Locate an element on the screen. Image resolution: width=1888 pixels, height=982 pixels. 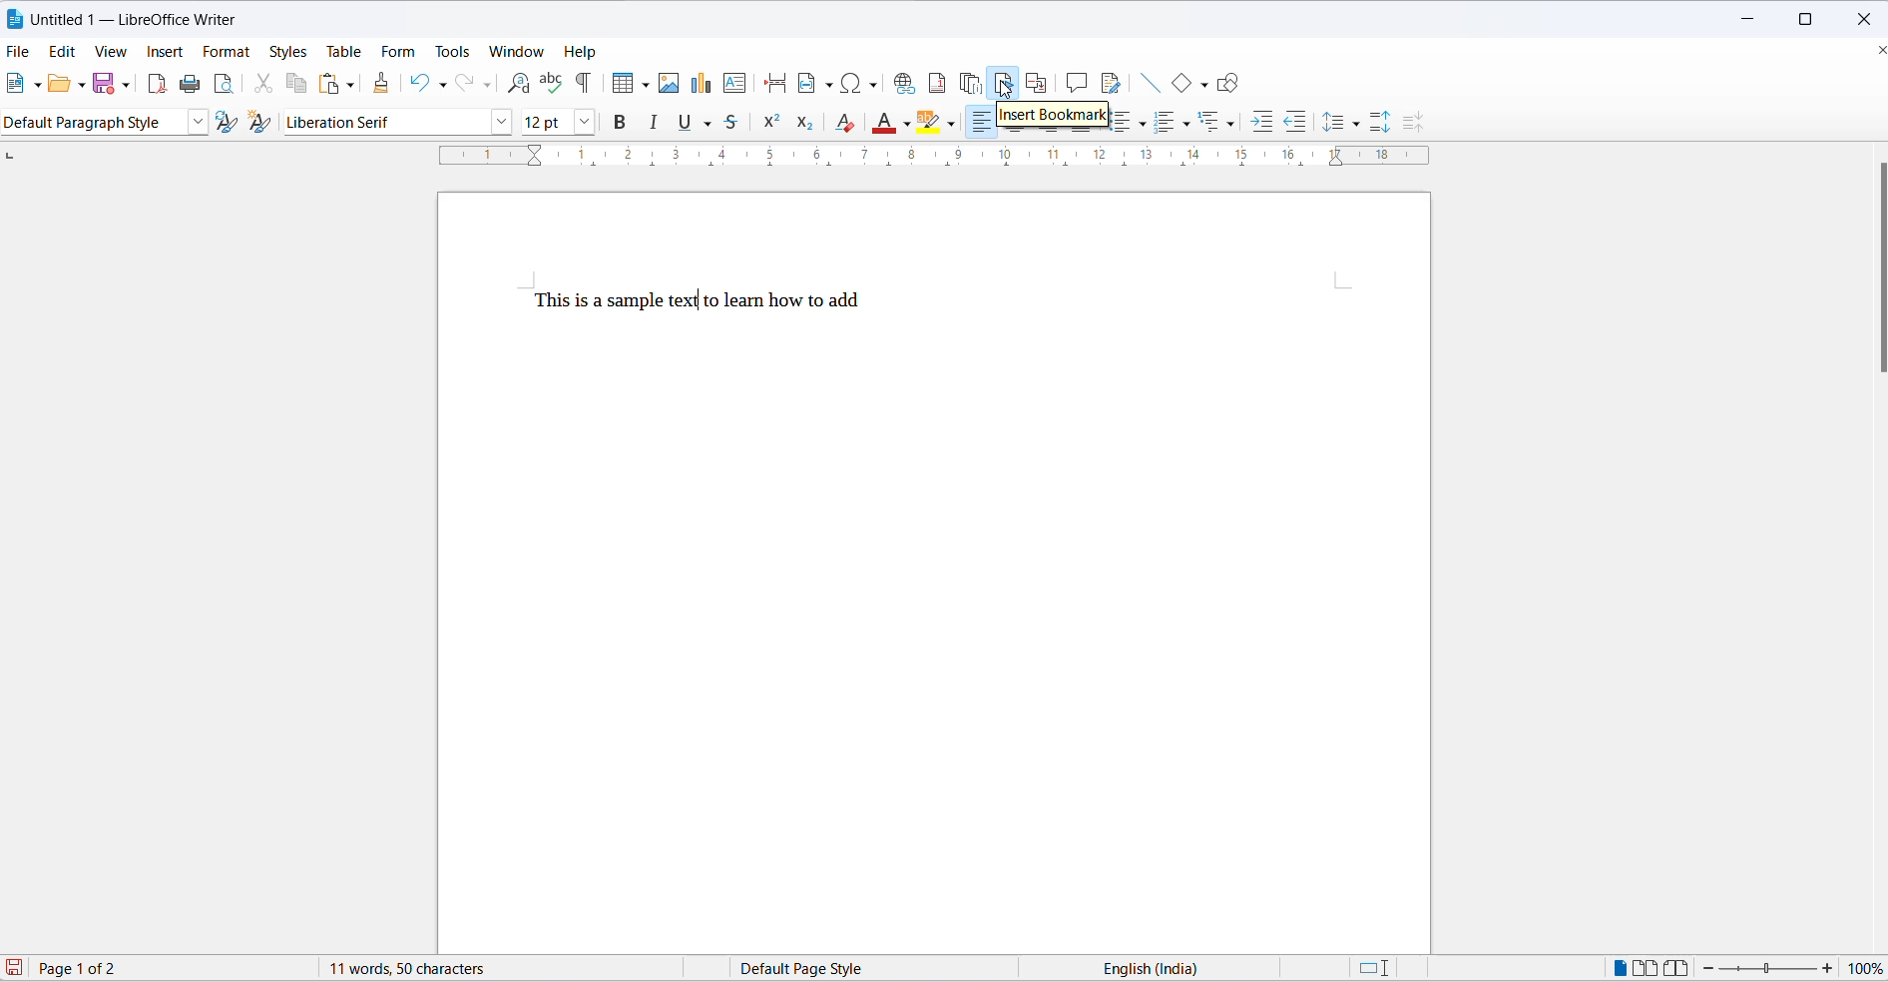
format is located at coordinates (229, 54).